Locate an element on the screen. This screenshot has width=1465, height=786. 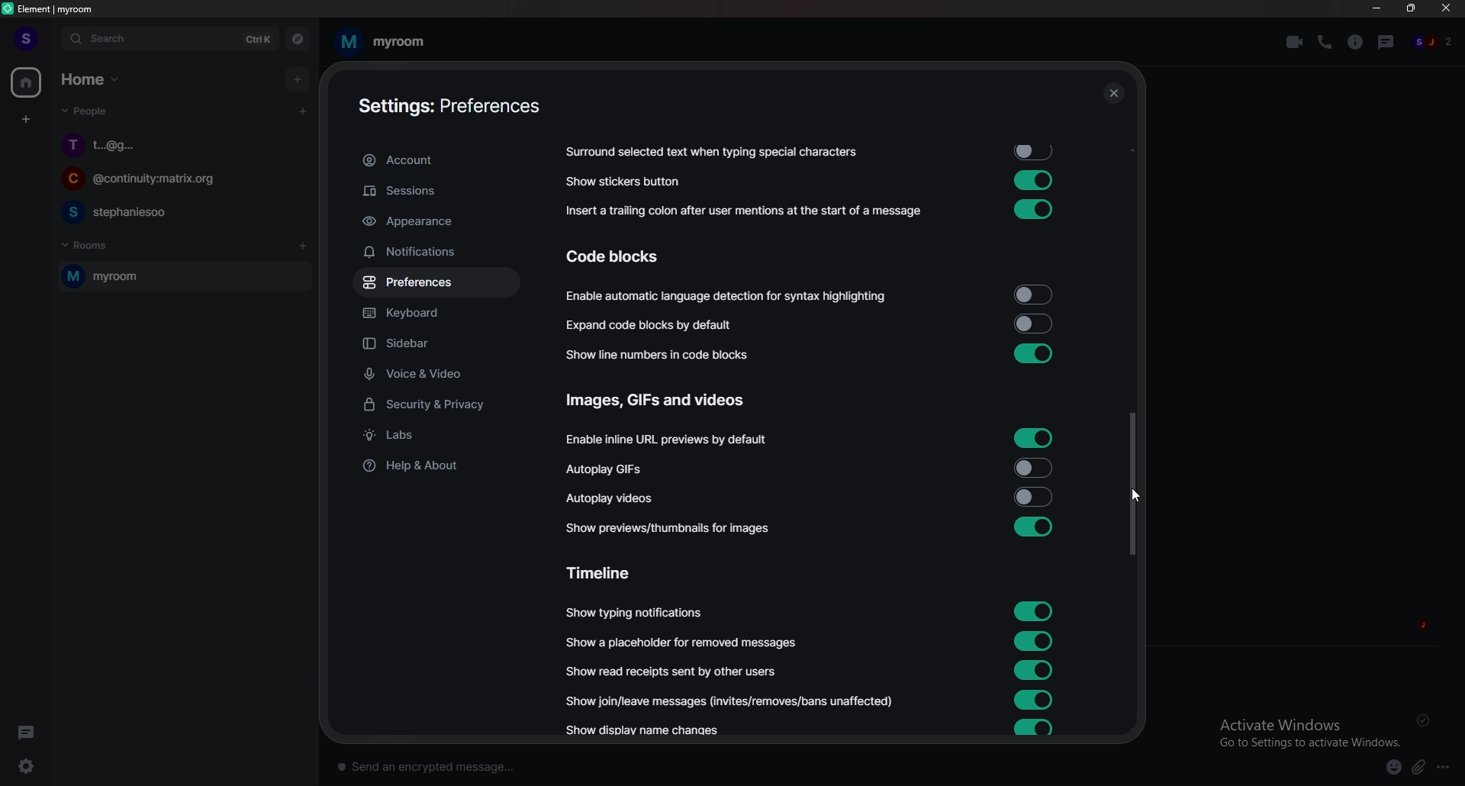
images gif and videos is located at coordinates (658, 401).